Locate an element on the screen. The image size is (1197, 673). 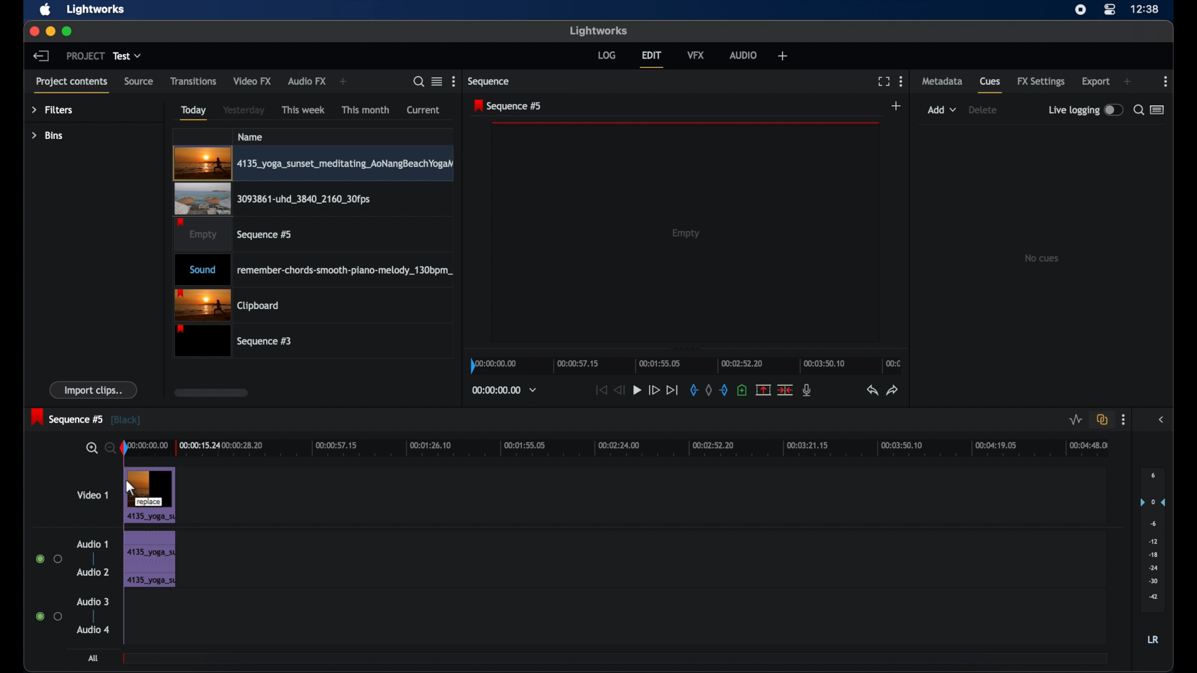
toggle between listened tile view is located at coordinates (437, 82).